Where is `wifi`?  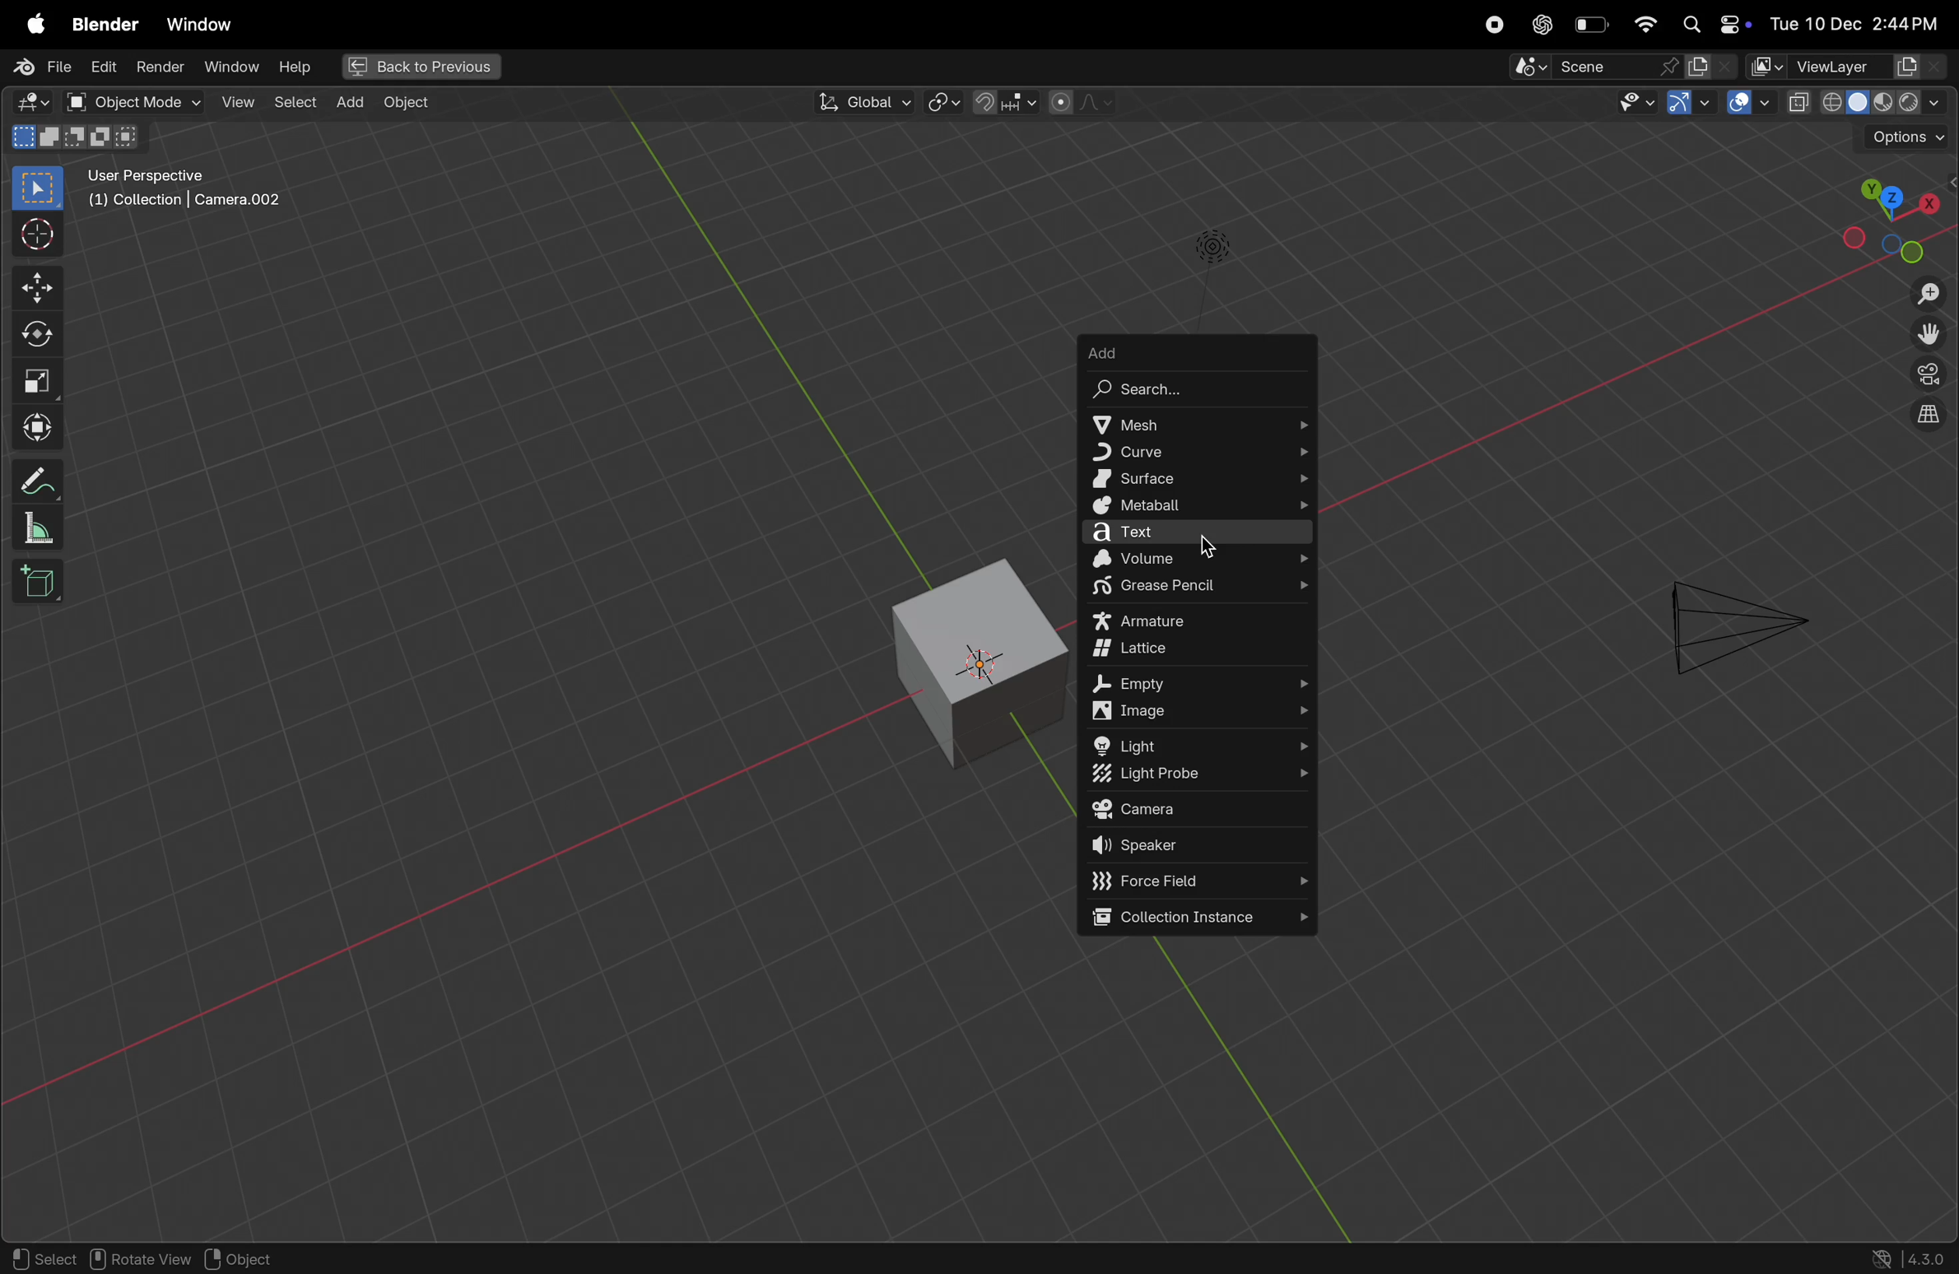
wifi is located at coordinates (1645, 24).